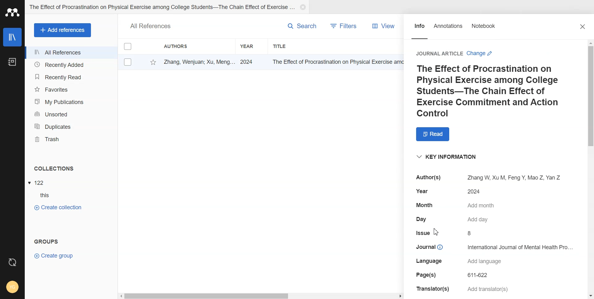  I want to click on Close, so click(583, 27).